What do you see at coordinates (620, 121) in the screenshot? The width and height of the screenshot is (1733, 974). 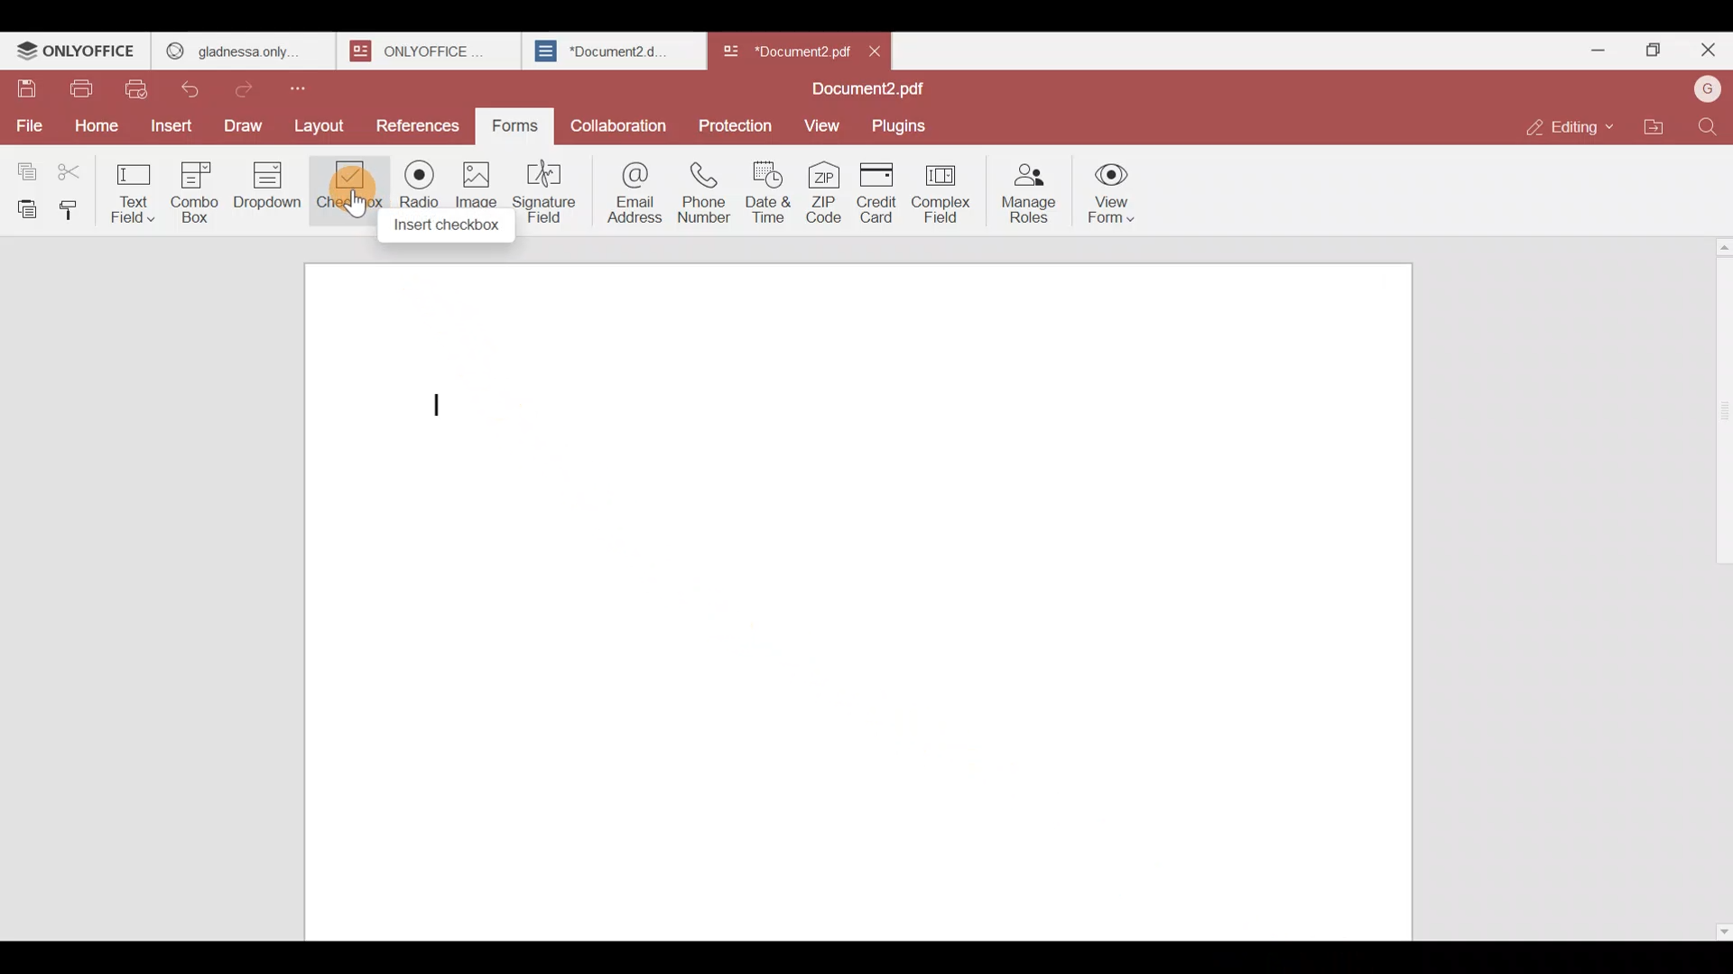 I see `Collaboration` at bounding box center [620, 121].